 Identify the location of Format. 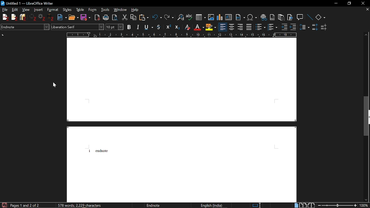
(53, 10).